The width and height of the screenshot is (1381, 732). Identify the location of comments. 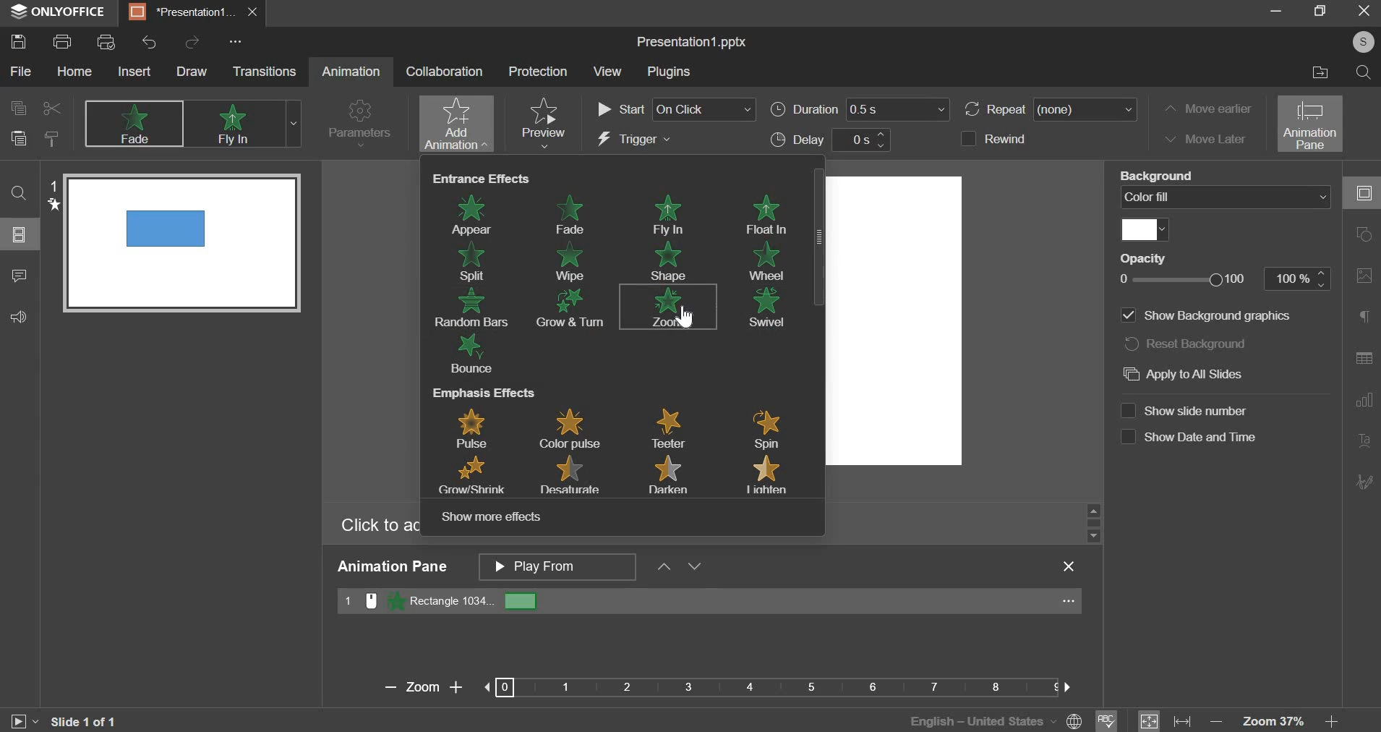
(22, 276).